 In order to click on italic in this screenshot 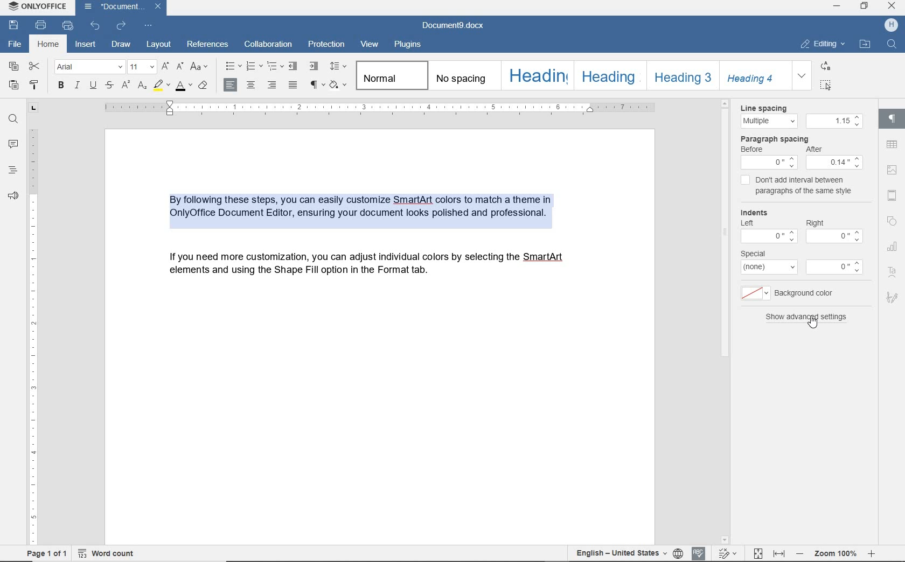, I will do `click(77, 86)`.